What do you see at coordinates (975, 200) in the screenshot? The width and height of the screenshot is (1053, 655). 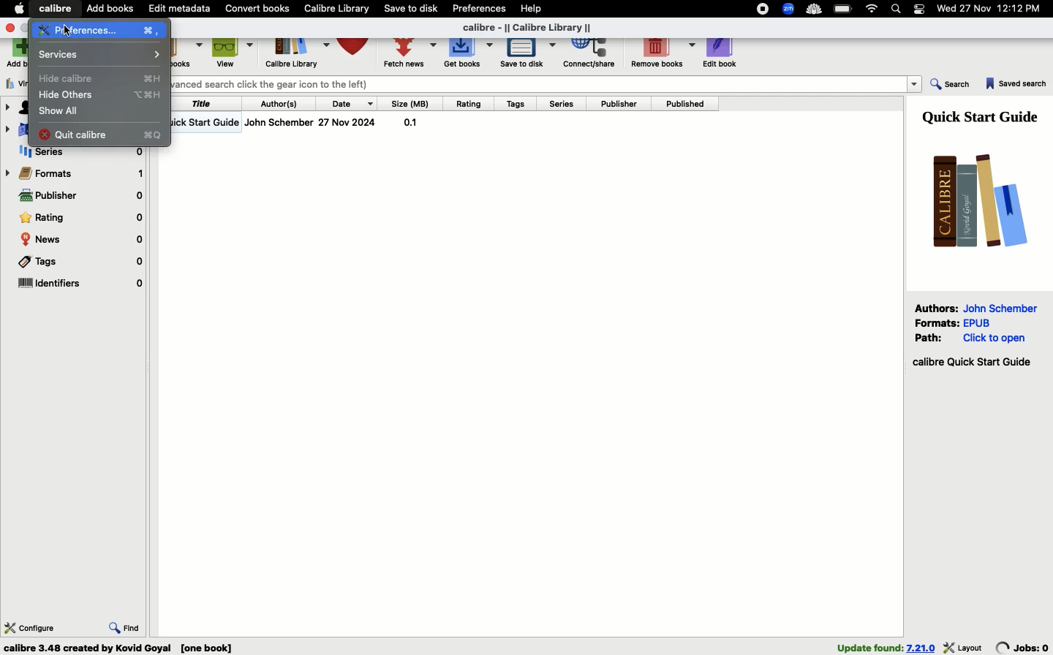 I see `Logo` at bounding box center [975, 200].